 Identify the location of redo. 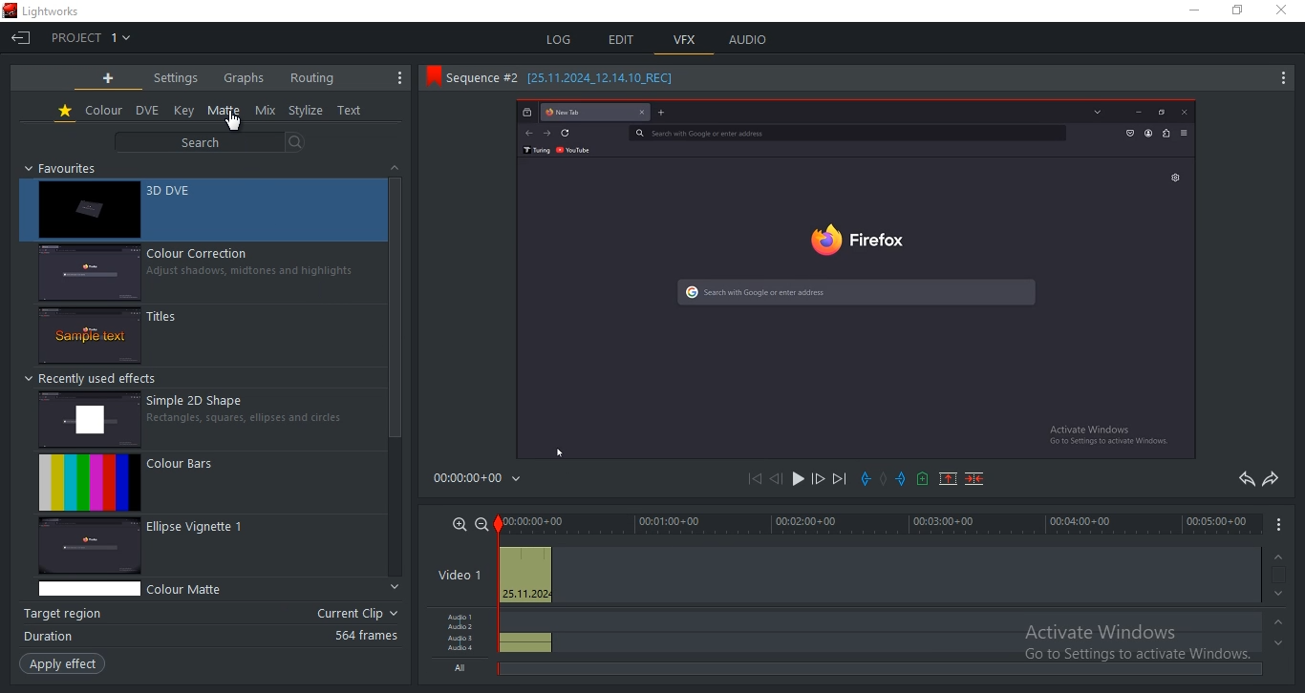
(1272, 478).